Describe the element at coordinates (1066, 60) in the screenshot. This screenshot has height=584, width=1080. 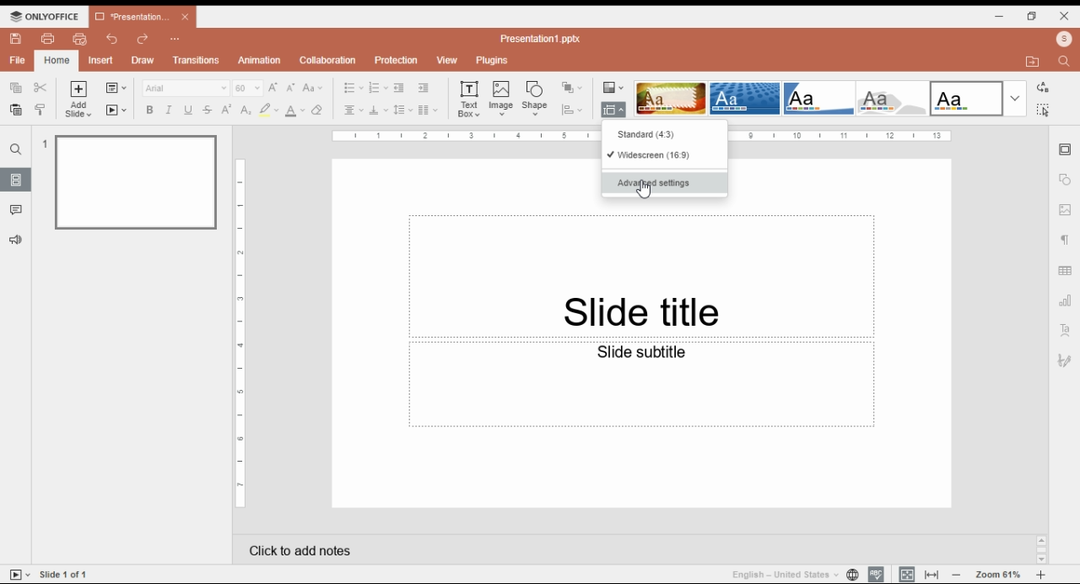
I see `find` at that location.